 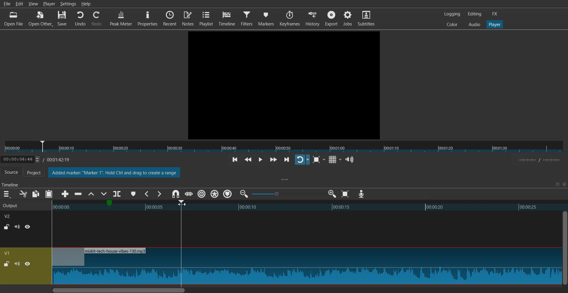 What do you see at coordinates (564, 248) in the screenshot?
I see `Vertical Scroll bar` at bounding box center [564, 248].